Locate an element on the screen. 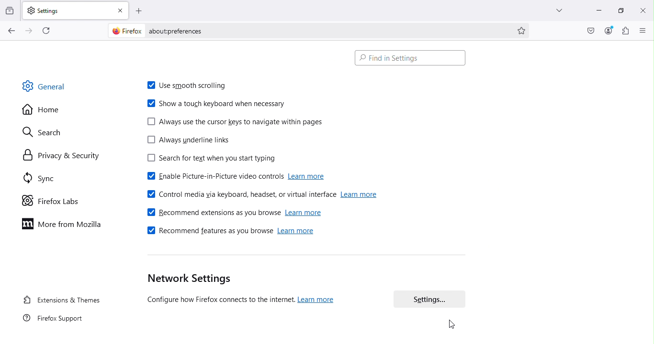  Privacy and security is located at coordinates (57, 155).